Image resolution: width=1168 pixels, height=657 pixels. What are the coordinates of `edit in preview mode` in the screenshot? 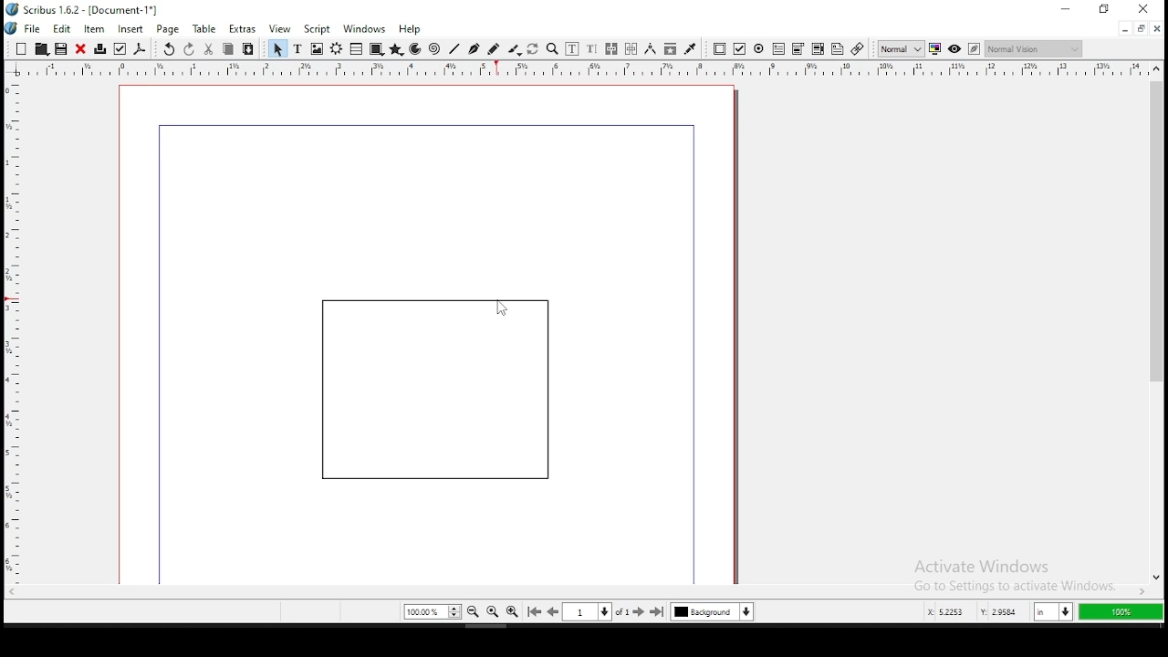 It's located at (974, 48).